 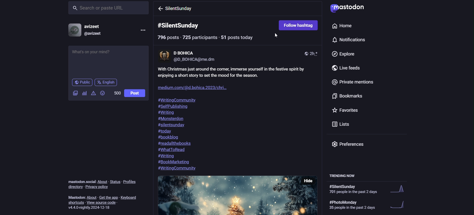 I want to click on Bookmarks, so click(x=340, y=96).